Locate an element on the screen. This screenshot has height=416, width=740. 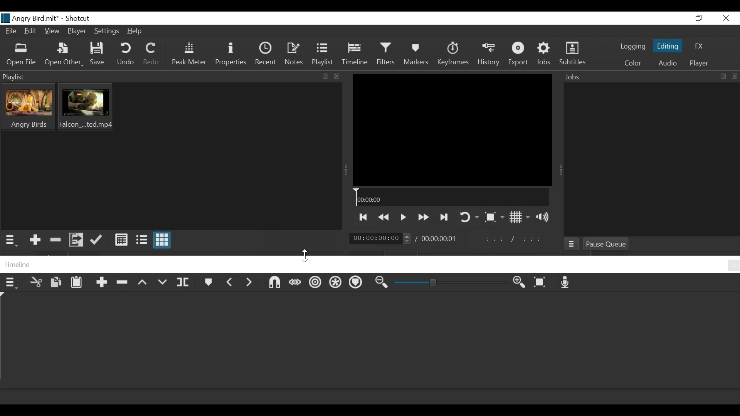
Record audio is located at coordinates (565, 285).